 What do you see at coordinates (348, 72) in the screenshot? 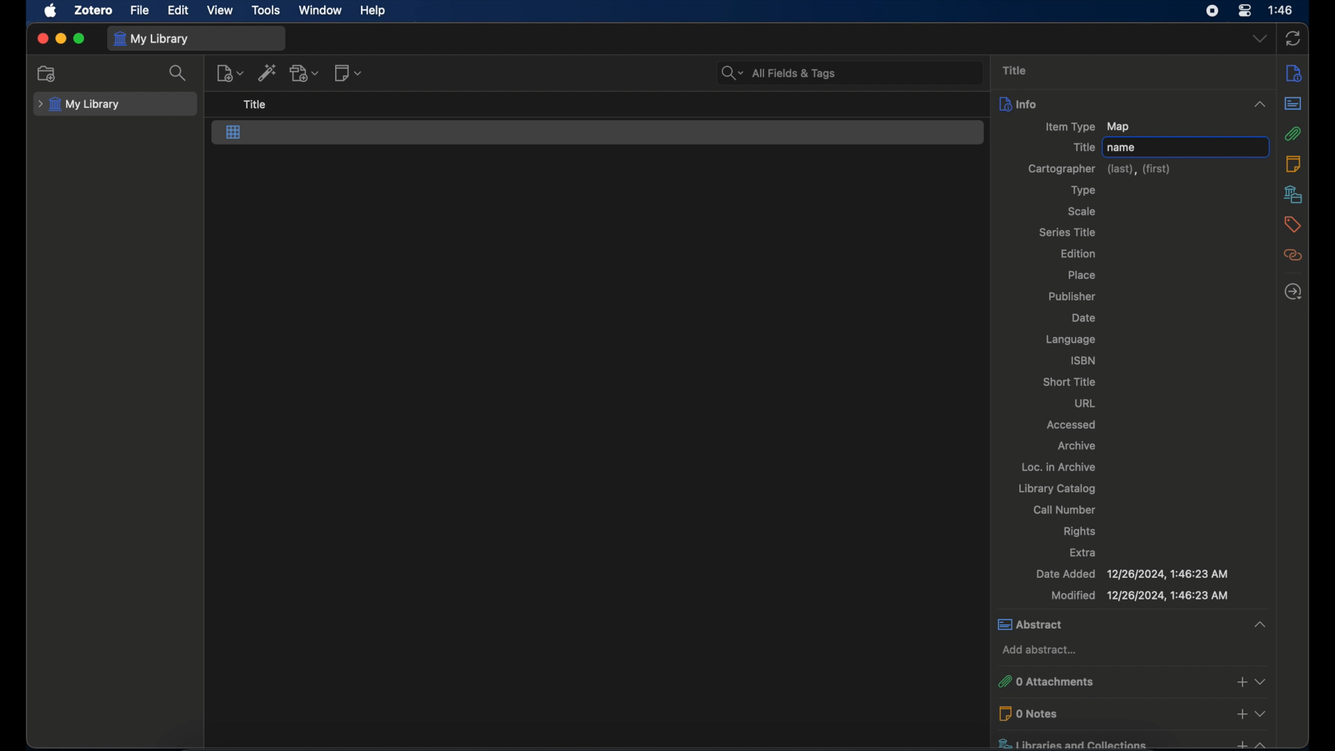
I see `new note` at bounding box center [348, 72].